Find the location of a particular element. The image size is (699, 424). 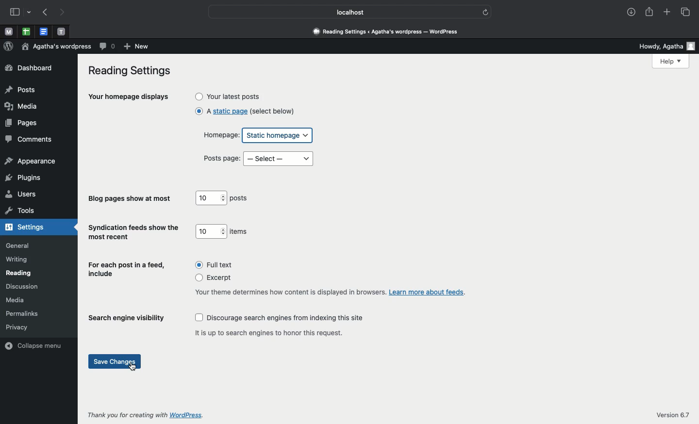

Full text is located at coordinates (217, 264).